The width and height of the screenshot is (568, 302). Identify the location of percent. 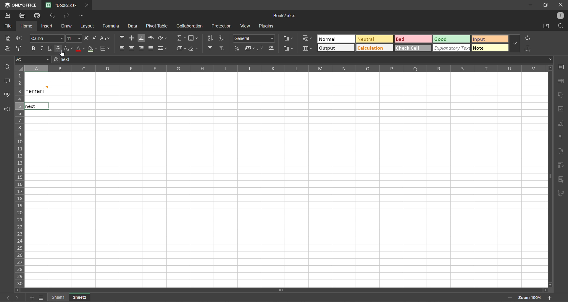
(238, 49).